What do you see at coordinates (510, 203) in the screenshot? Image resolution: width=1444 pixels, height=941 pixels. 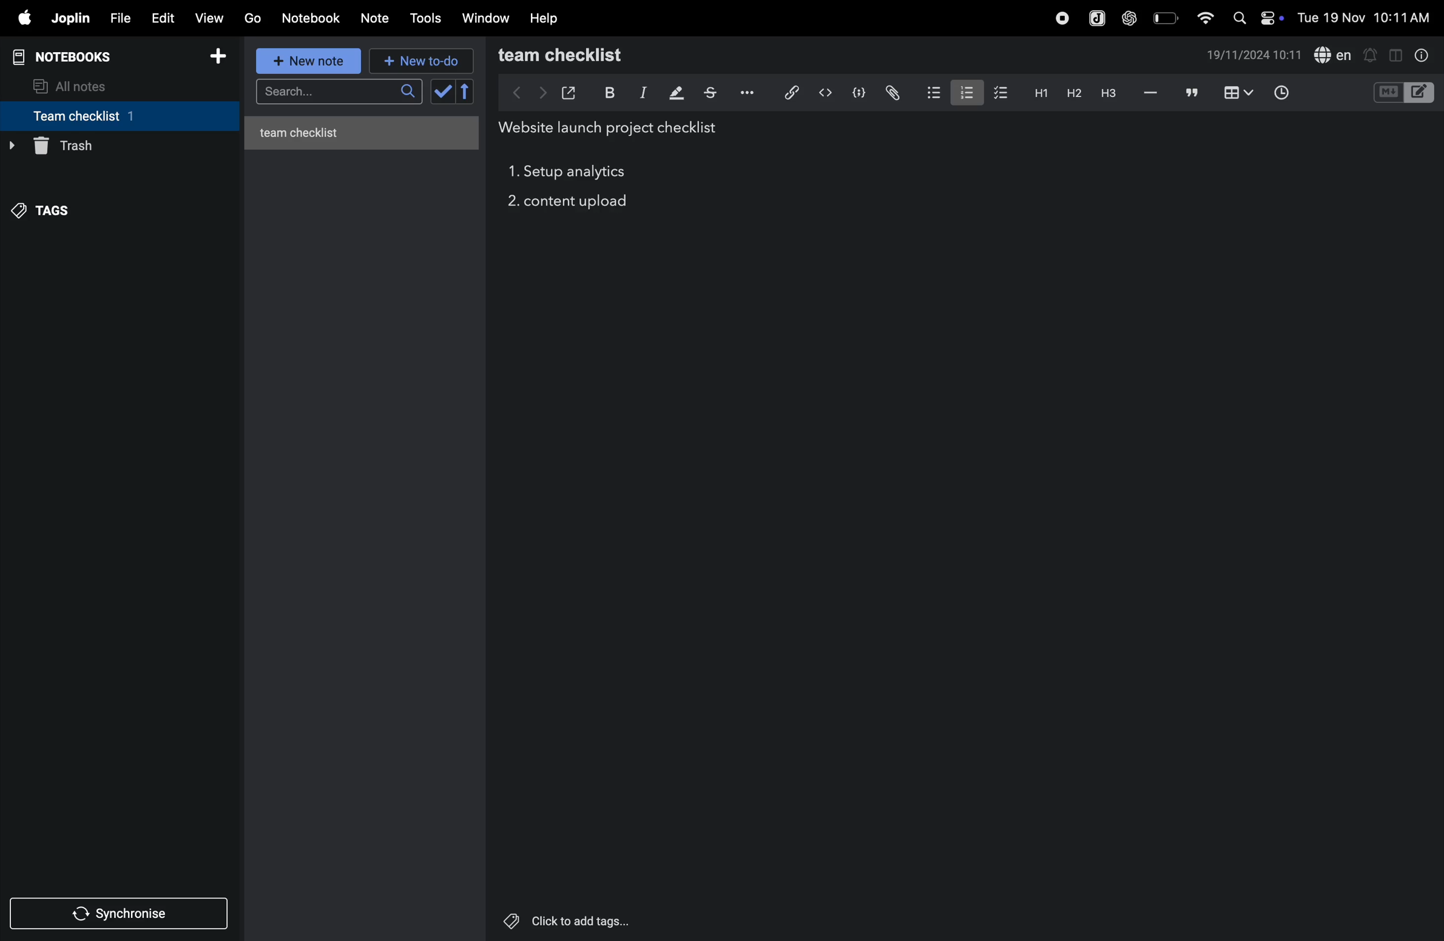 I see `task 2` at bounding box center [510, 203].